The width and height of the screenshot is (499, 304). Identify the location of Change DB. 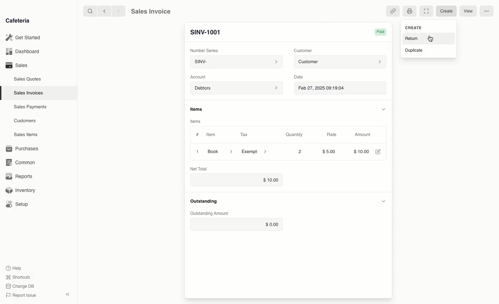
(21, 286).